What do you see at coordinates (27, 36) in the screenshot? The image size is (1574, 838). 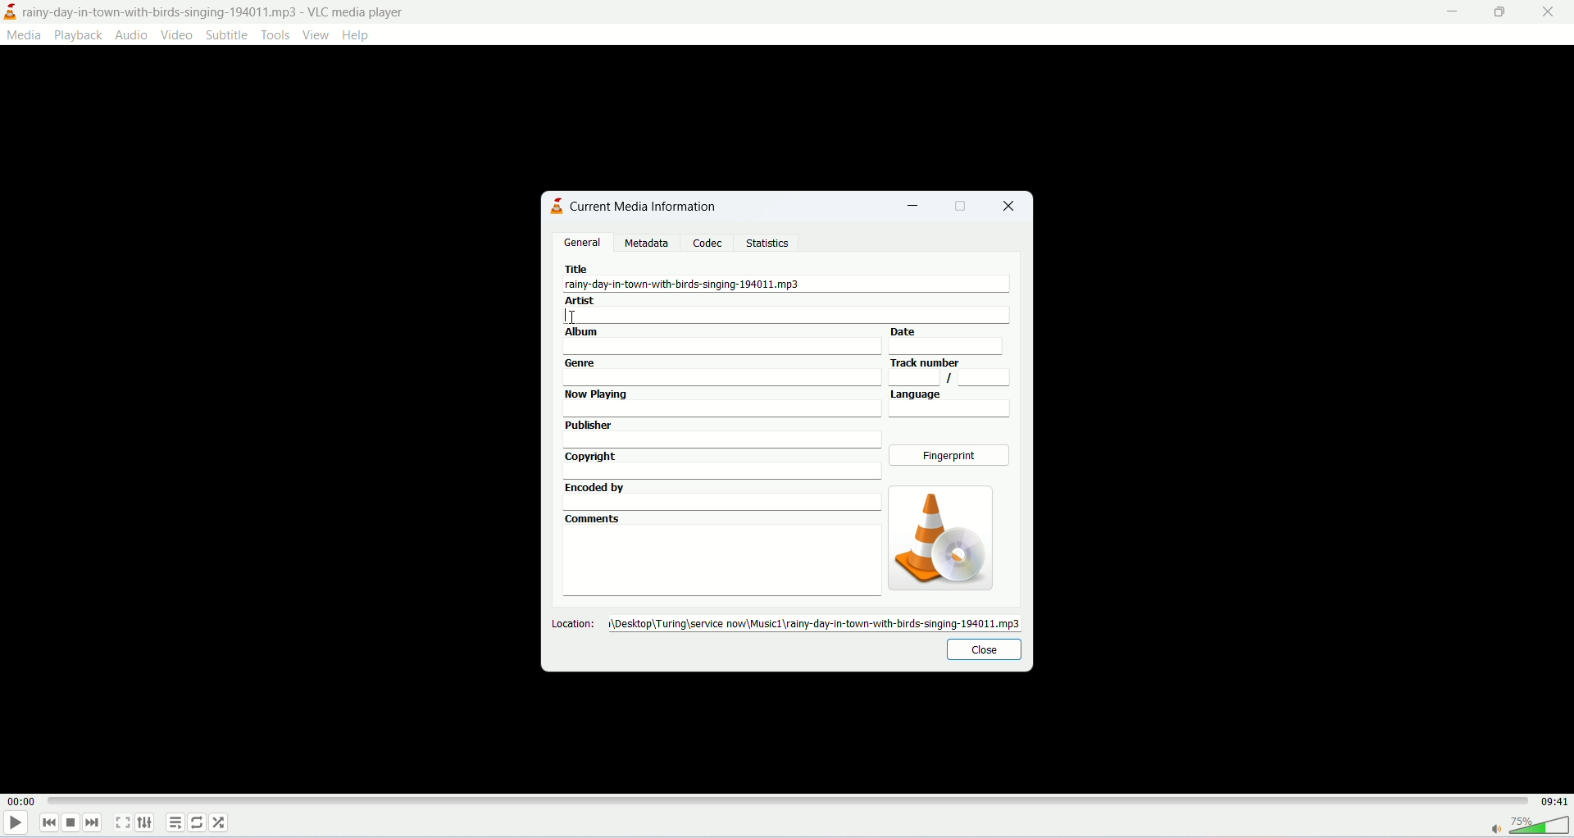 I see `media` at bounding box center [27, 36].